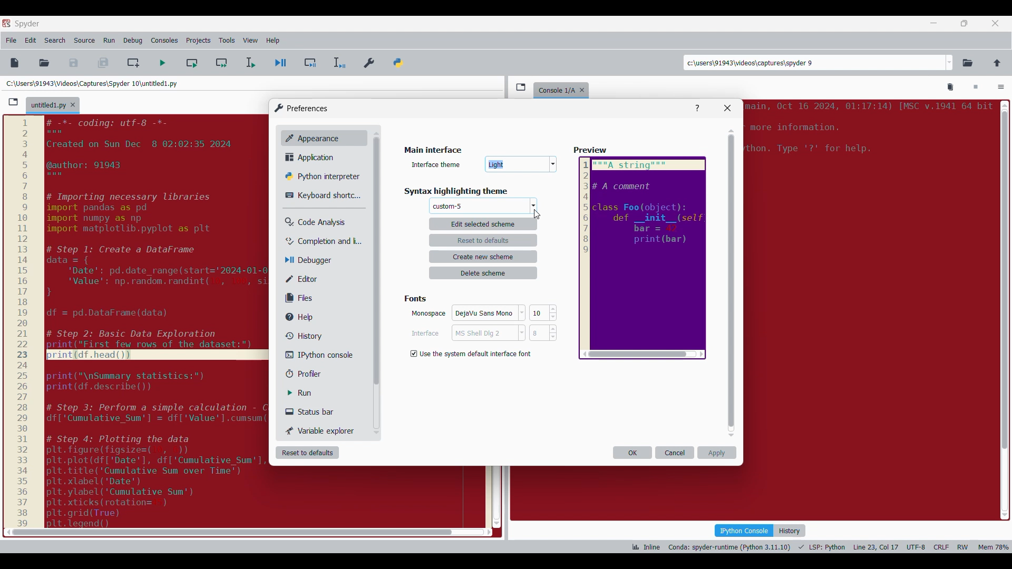 This screenshot has width=1012, height=569. What do you see at coordinates (400, 61) in the screenshot?
I see `PYTHONPATH manager` at bounding box center [400, 61].